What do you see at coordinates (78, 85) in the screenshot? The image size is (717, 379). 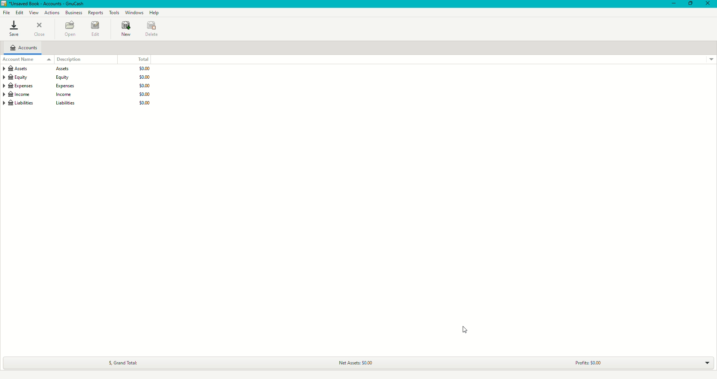 I see `Expenses` at bounding box center [78, 85].